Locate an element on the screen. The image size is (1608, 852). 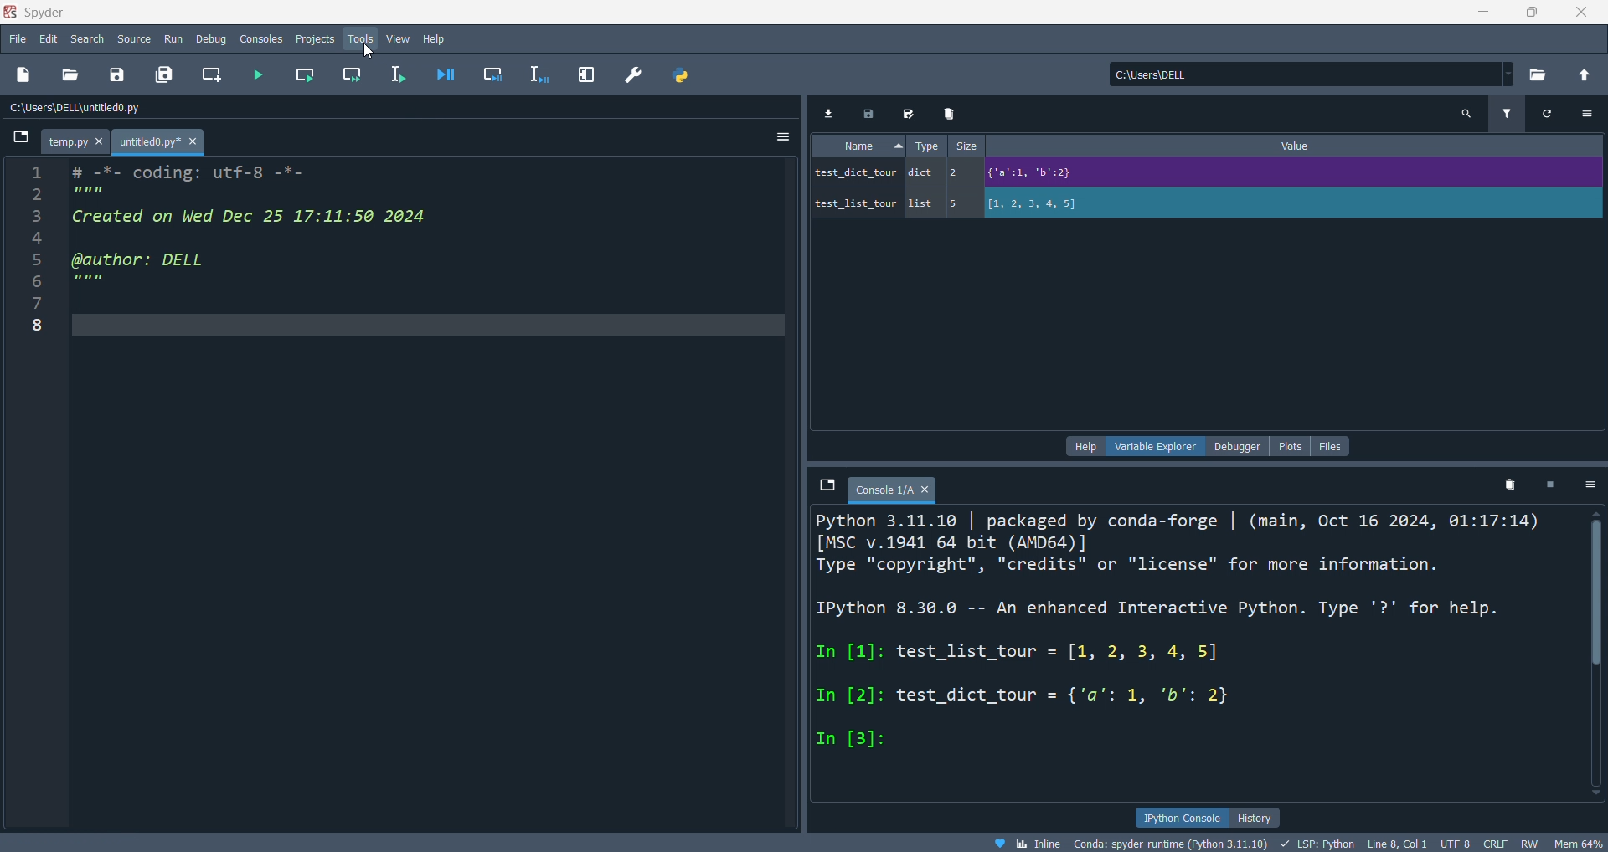
history is located at coordinates (1260, 817).